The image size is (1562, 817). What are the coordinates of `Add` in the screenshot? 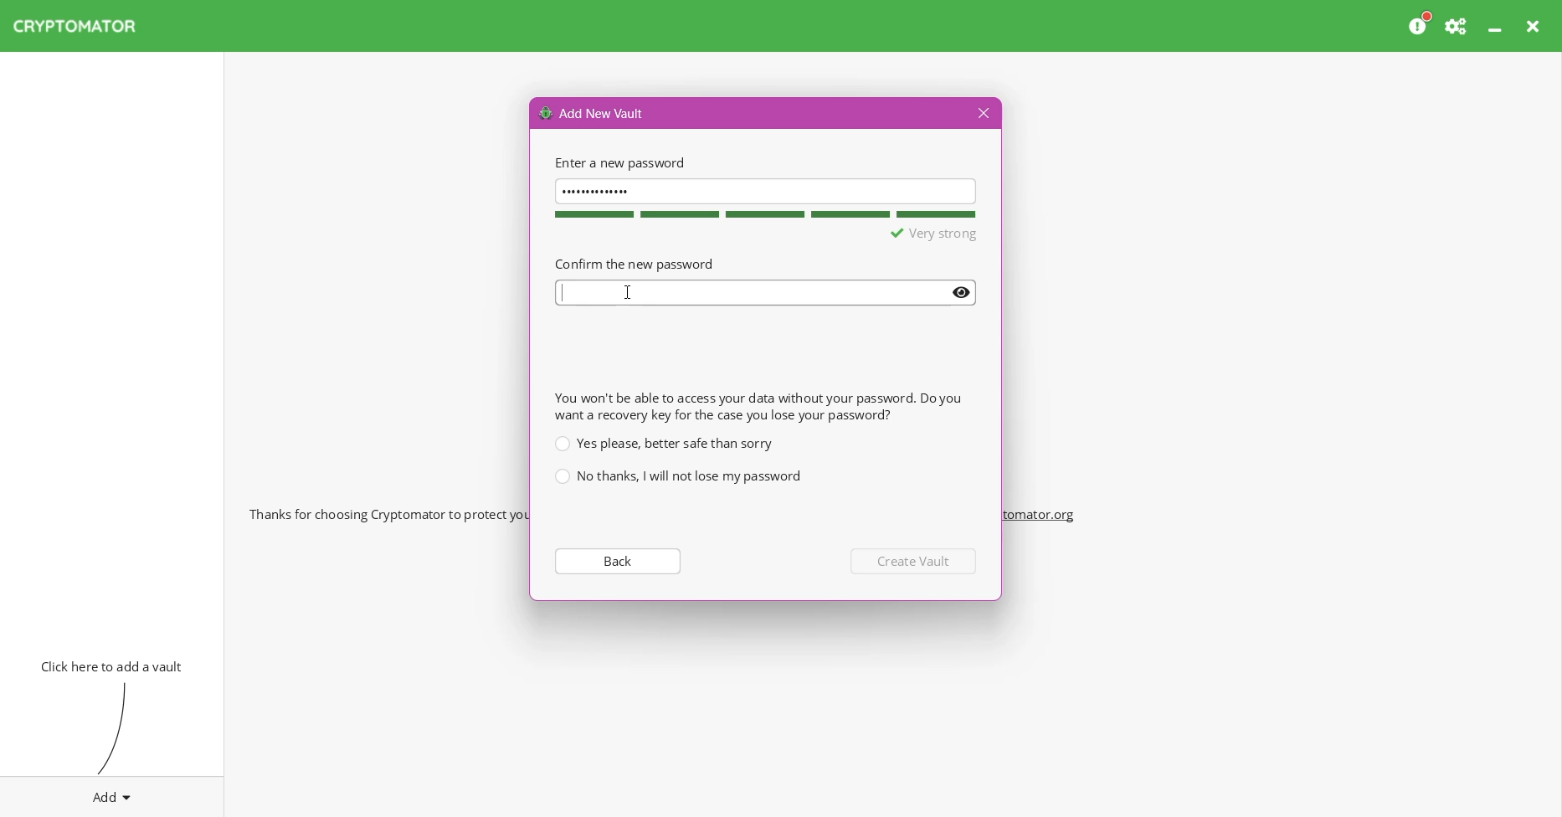 It's located at (112, 794).